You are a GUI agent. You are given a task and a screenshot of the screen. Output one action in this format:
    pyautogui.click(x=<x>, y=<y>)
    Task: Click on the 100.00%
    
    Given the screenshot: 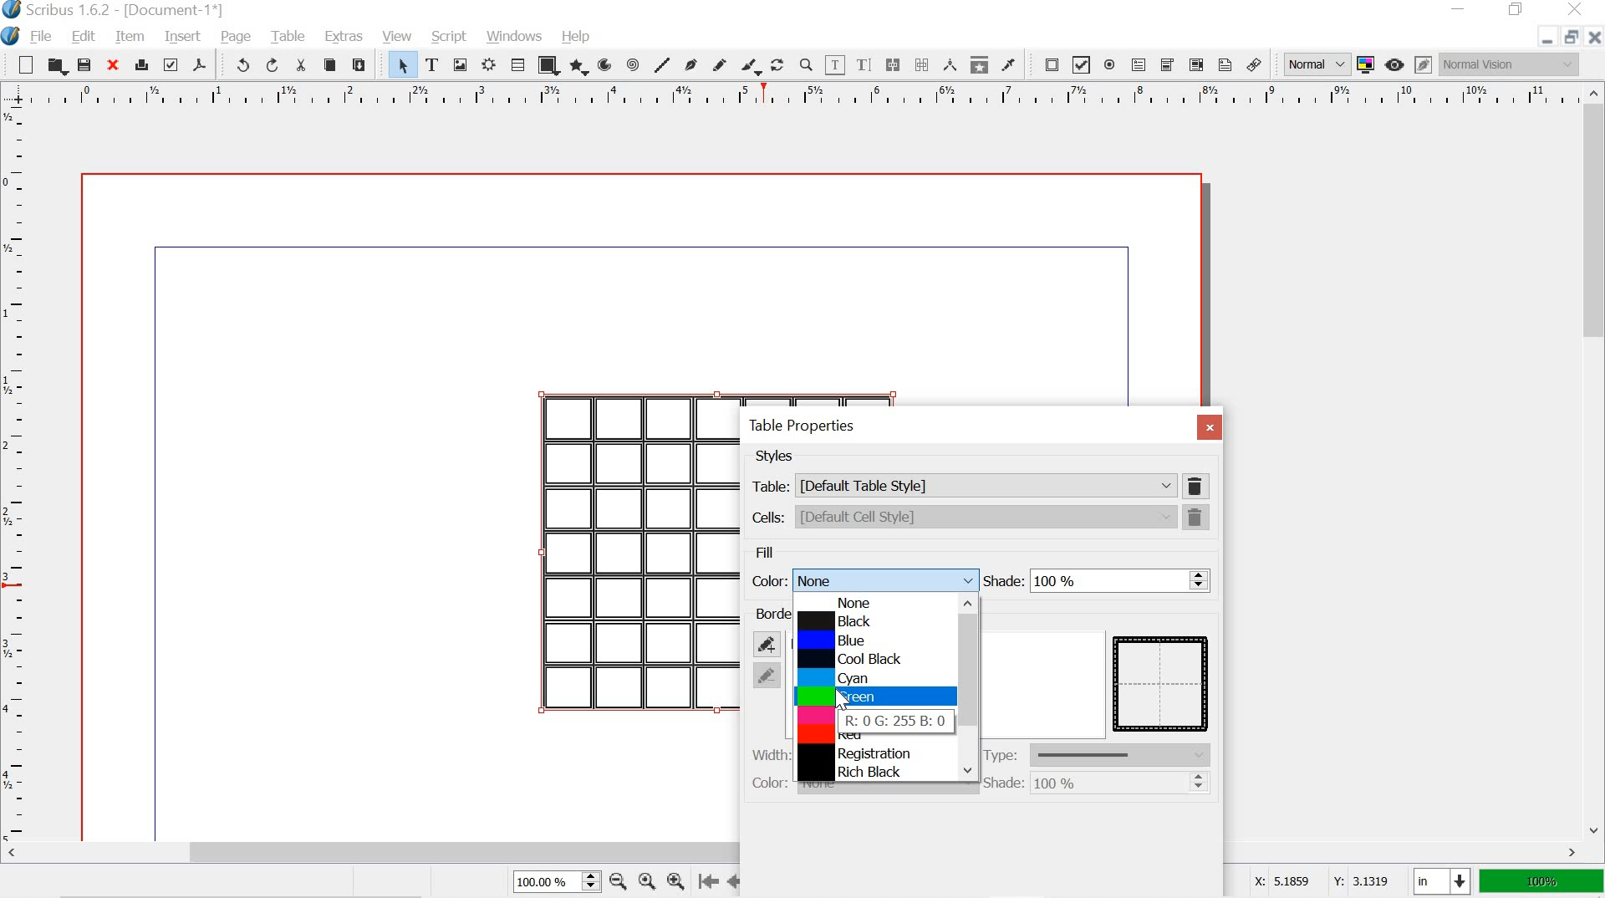 What is the action you would take?
    pyautogui.click(x=538, y=884)
    